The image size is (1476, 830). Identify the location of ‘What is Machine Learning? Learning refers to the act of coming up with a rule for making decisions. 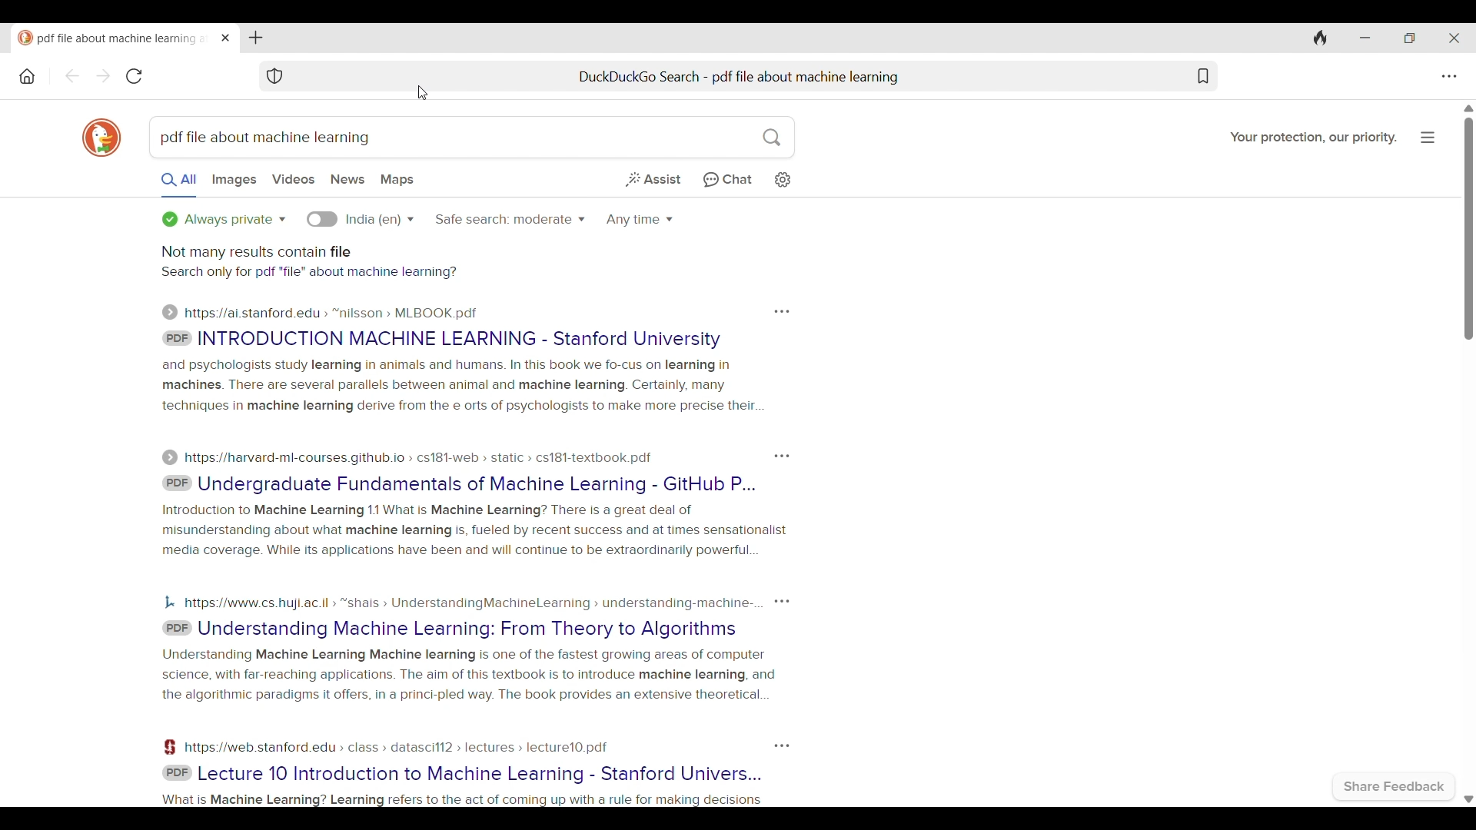
(462, 800).